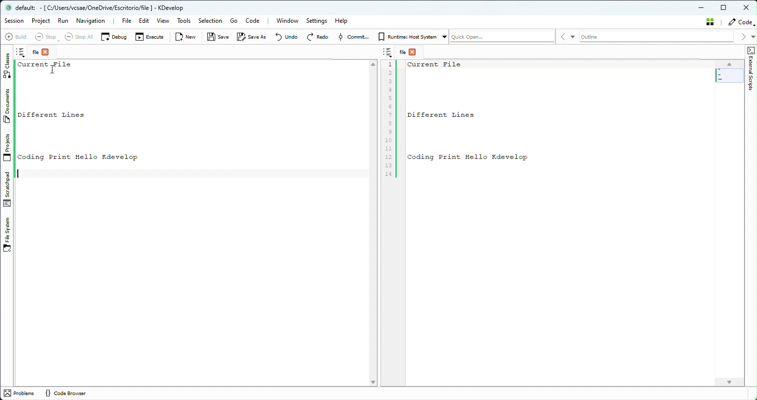 This screenshot has height=400, width=757. I want to click on Cursor, so click(52, 69).